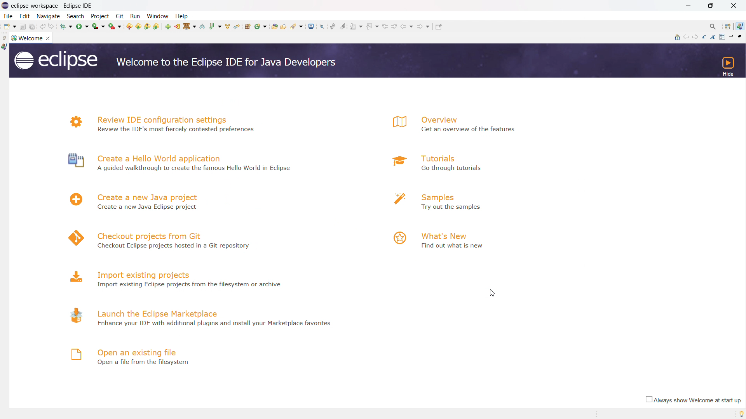 The height and width of the screenshot is (419, 746). I want to click on import existing projects, so click(148, 274).